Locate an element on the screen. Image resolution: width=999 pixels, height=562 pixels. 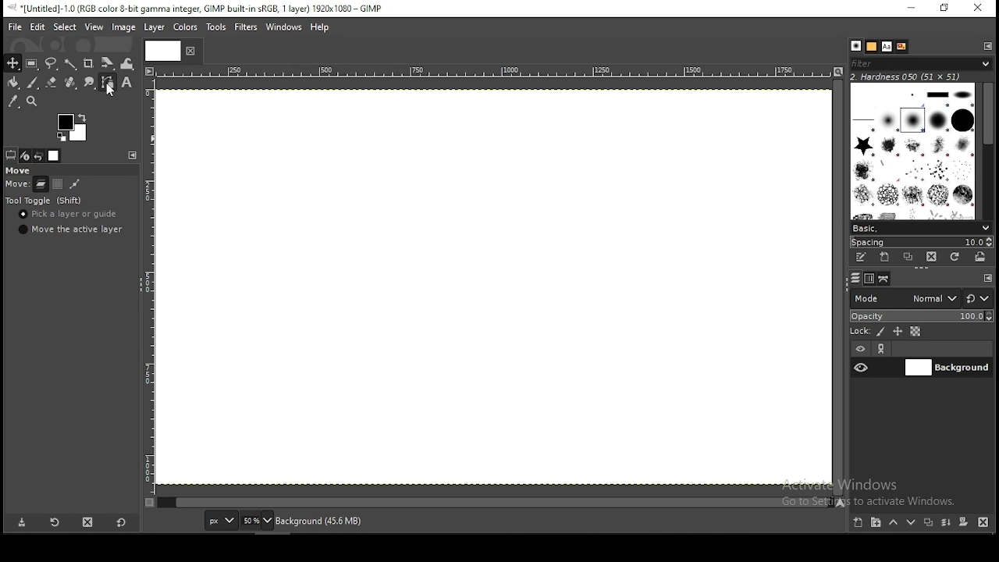
brushes is located at coordinates (911, 151).